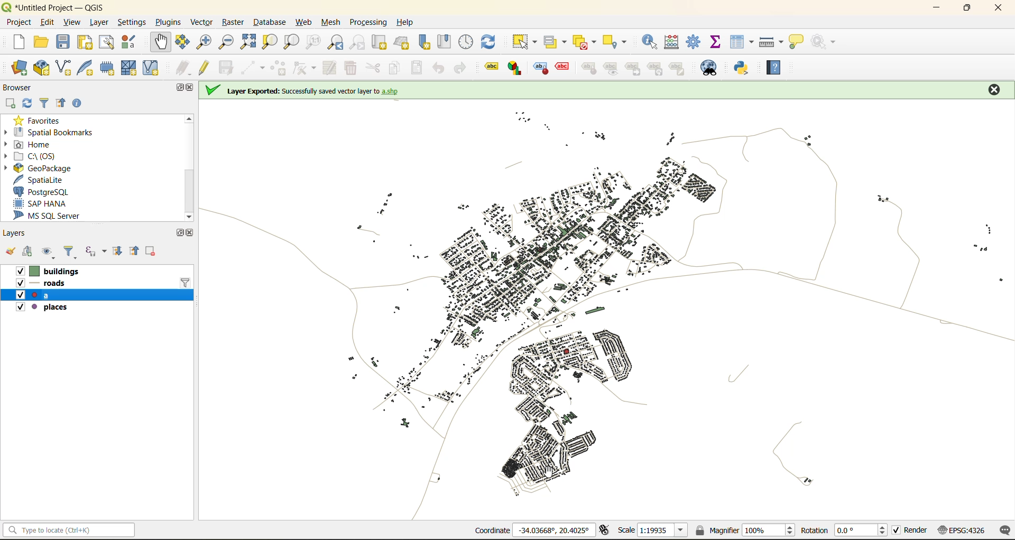 This screenshot has width=1015, height=540. Describe the element at coordinates (95, 252) in the screenshot. I see `filter by expression` at that location.